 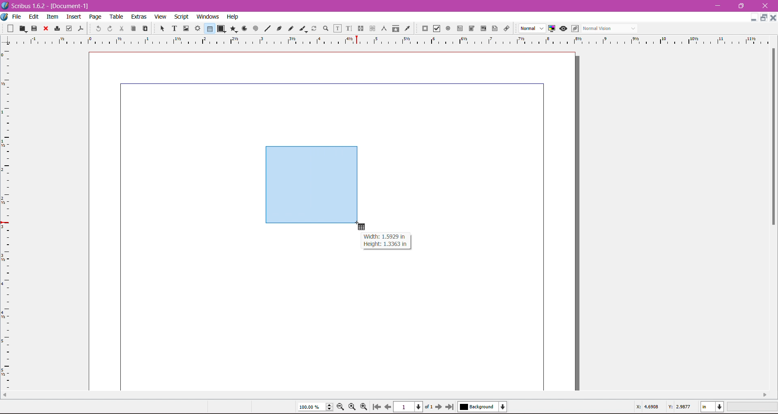 What do you see at coordinates (349, 28) in the screenshot?
I see `Edit Text with Story` at bounding box center [349, 28].